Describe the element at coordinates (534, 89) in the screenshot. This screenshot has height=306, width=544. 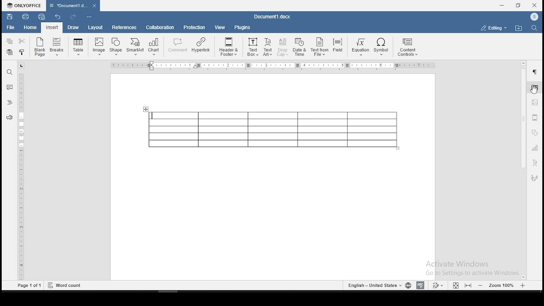
I see `cursor` at that location.